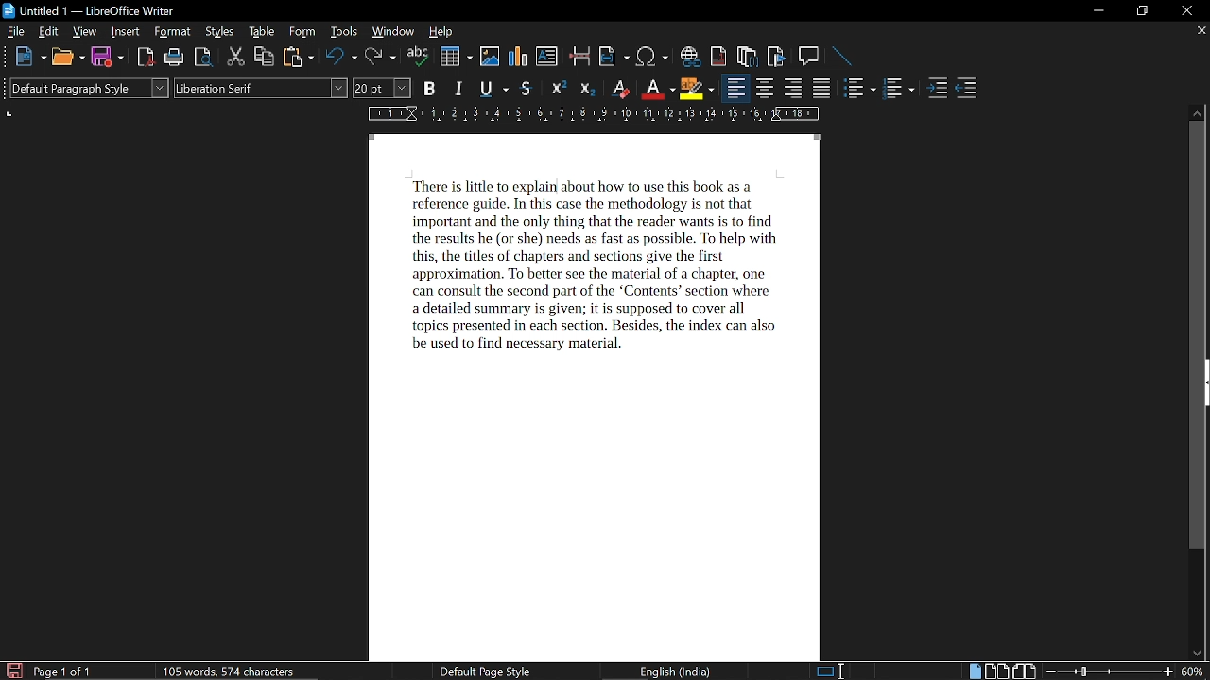 The image size is (1210, 680). I want to click on format, so click(174, 33).